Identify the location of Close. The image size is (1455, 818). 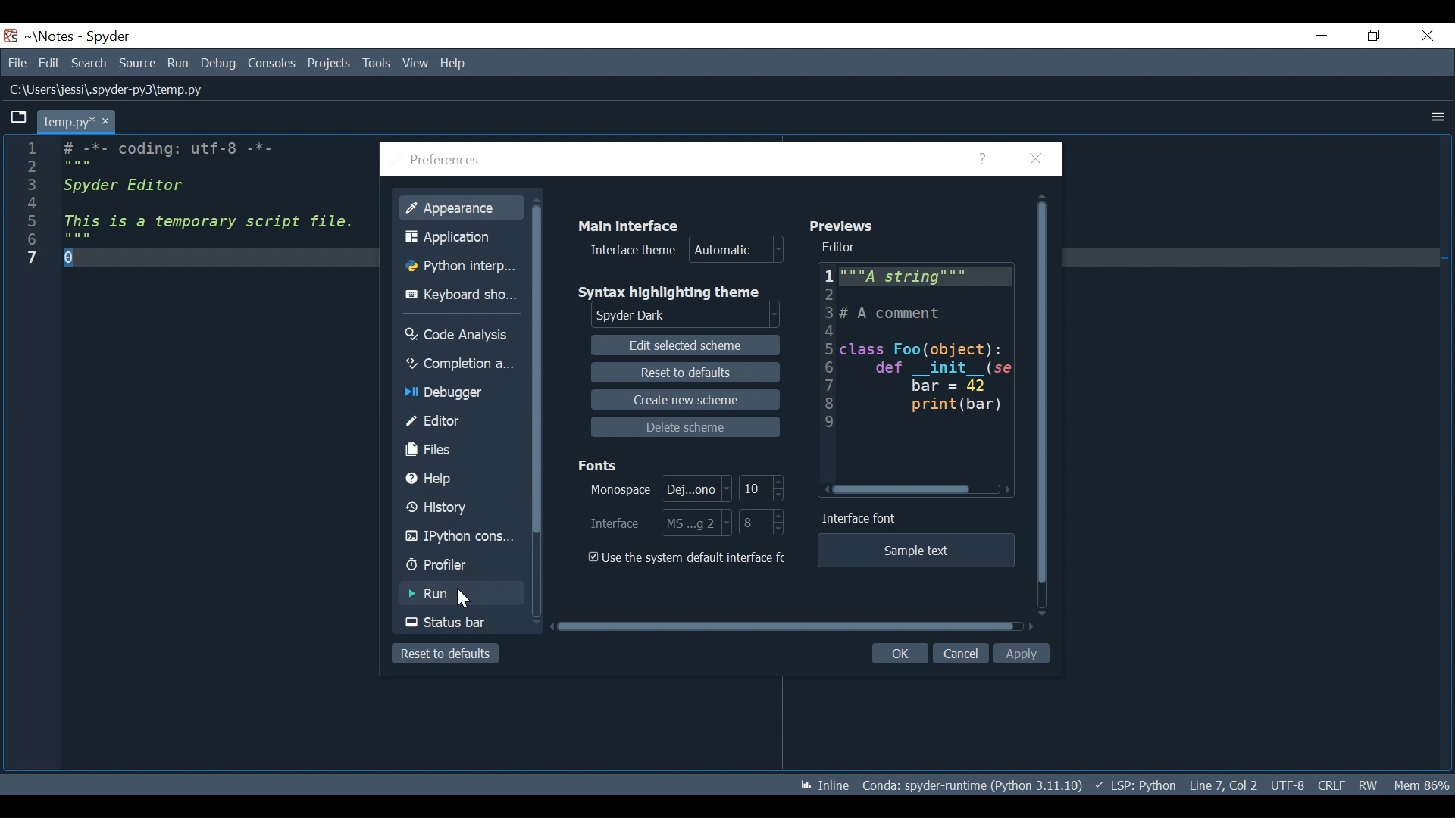
(1426, 33).